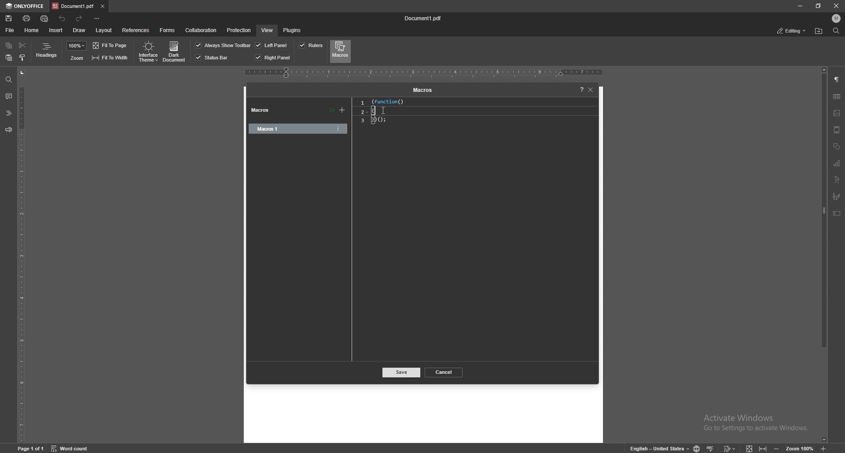 The height and width of the screenshot is (453, 845). What do you see at coordinates (819, 31) in the screenshot?
I see `locate file` at bounding box center [819, 31].